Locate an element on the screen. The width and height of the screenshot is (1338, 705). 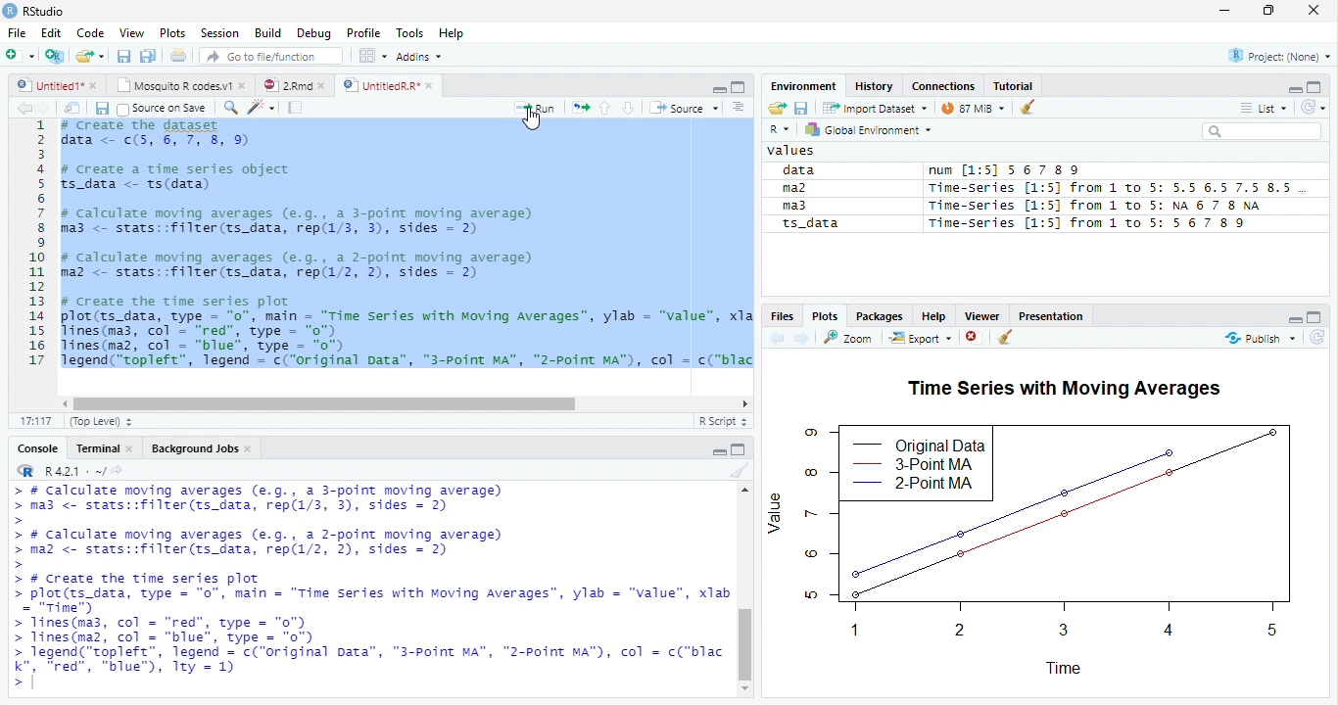
2Rmd is located at coordinates (285, 85).